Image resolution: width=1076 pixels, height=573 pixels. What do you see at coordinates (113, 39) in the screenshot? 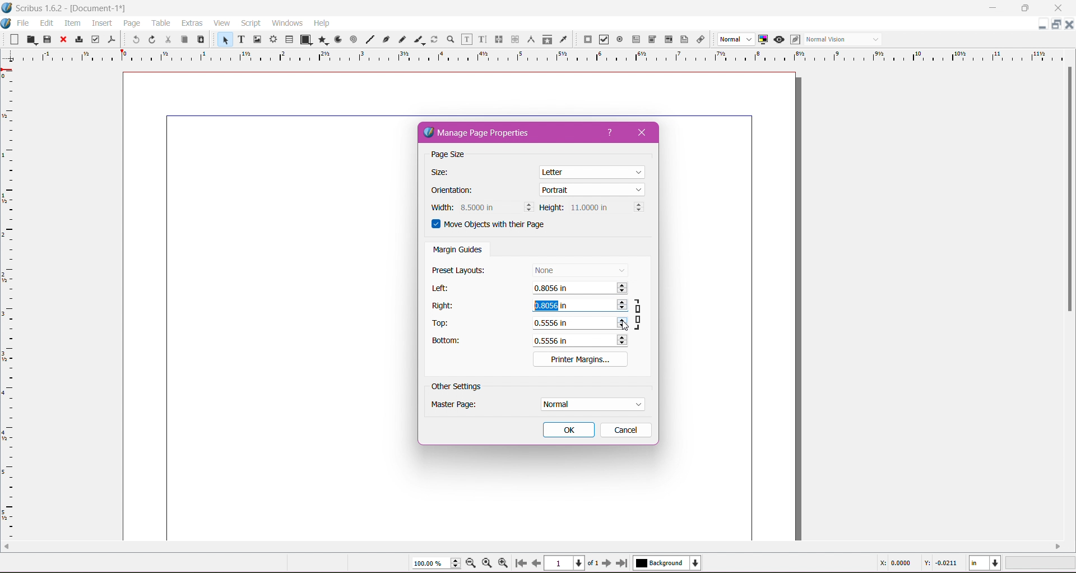
I see `Save as PDF` at bounding box center [113, 39].